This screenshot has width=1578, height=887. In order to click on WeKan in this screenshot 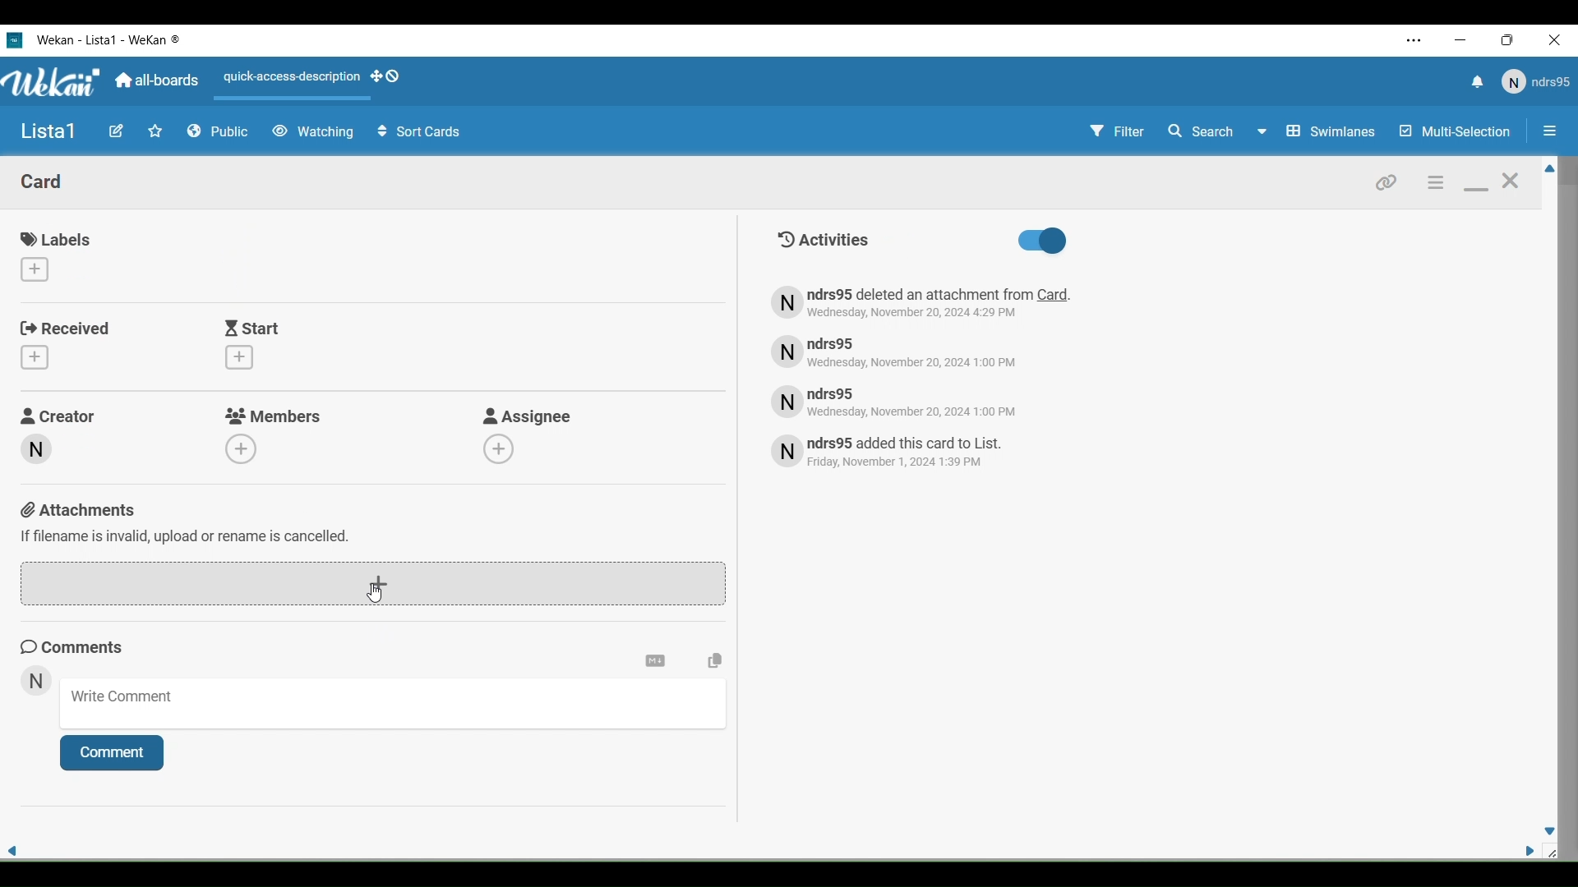, I will do `click(110, 39)`.